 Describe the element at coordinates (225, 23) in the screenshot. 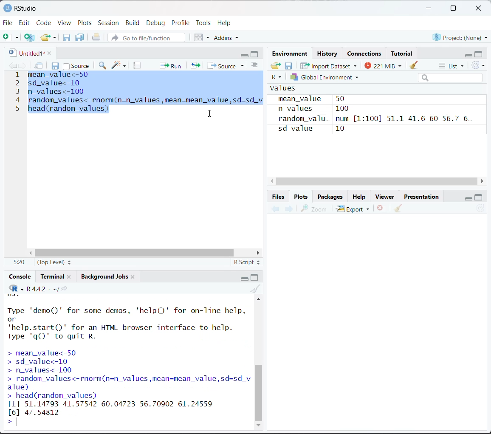

I see `Help` at that location.